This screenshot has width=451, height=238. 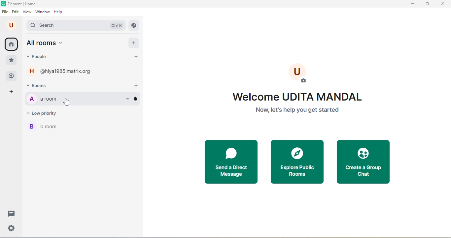 I want to click on send a direct message, so click(x=231, y=162).